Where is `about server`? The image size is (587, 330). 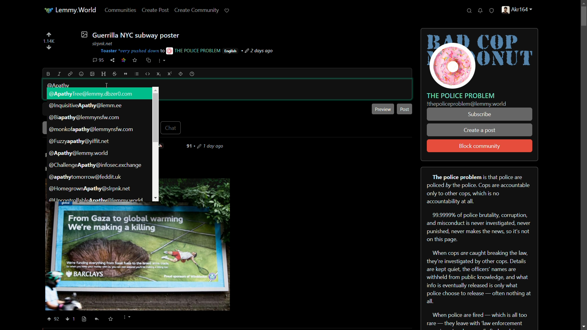
about server is located at coordinates (479, 248).